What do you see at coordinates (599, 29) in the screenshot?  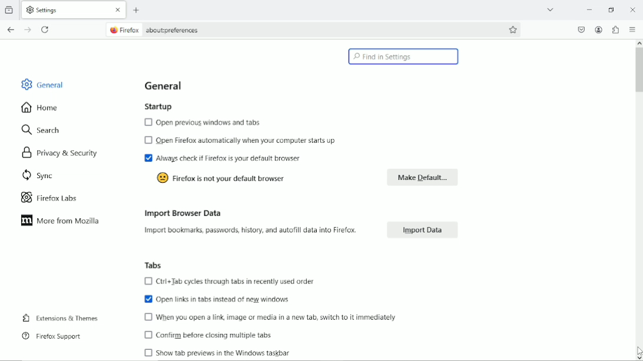 I see `account` at bounding box center [599, 29].